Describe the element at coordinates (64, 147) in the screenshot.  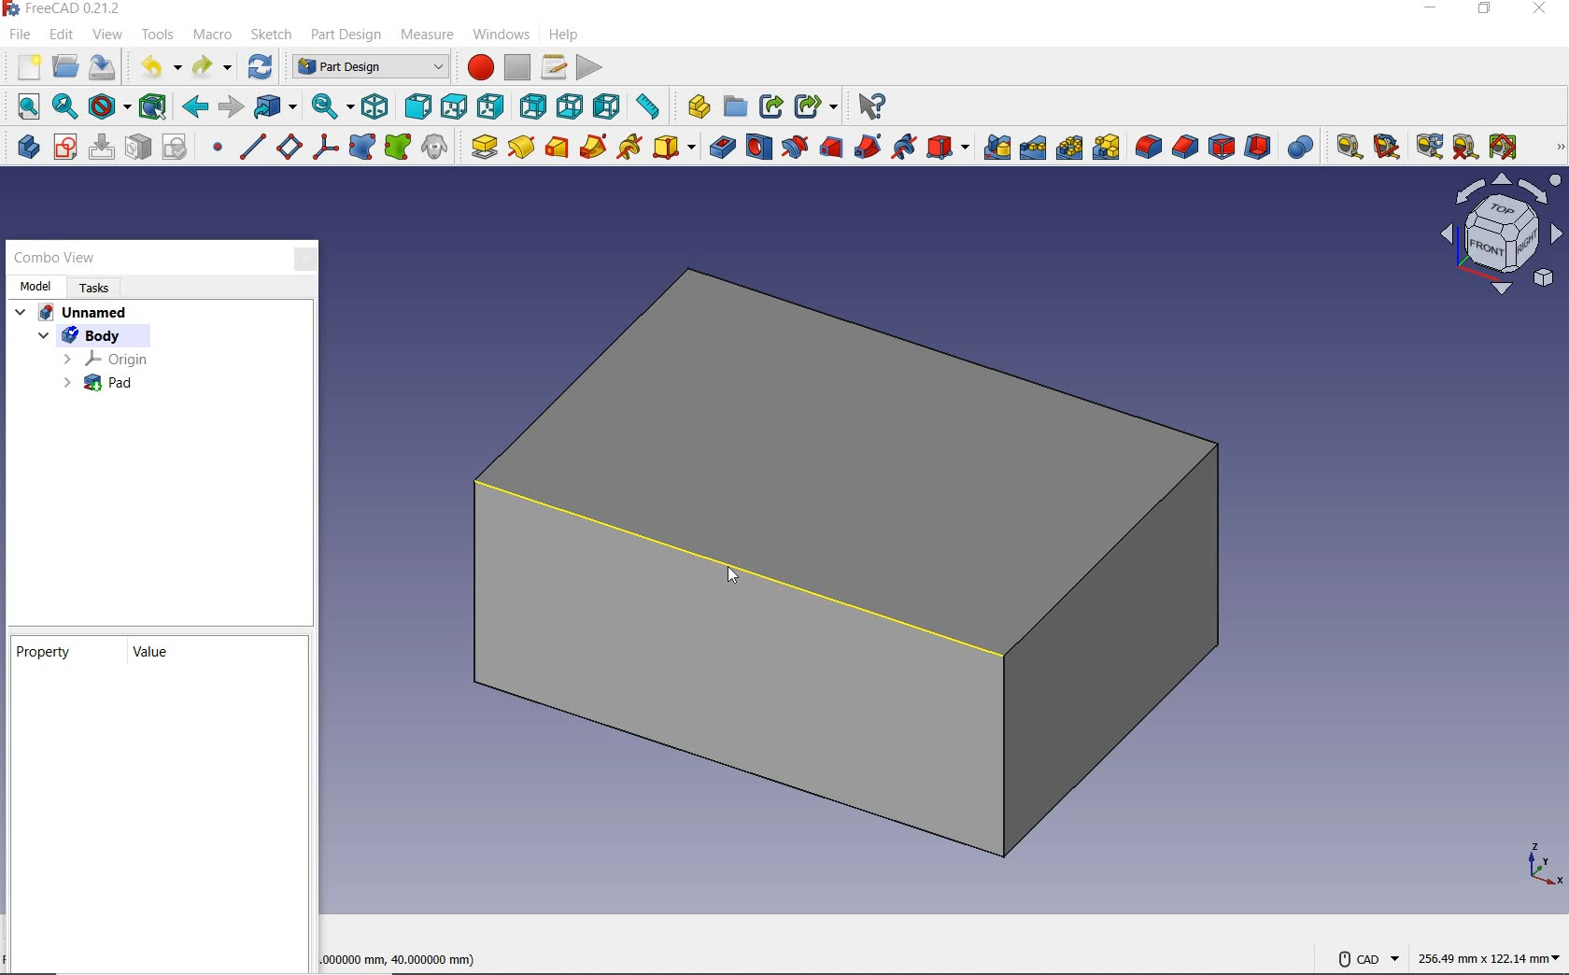
I see `create sketch` at that location.